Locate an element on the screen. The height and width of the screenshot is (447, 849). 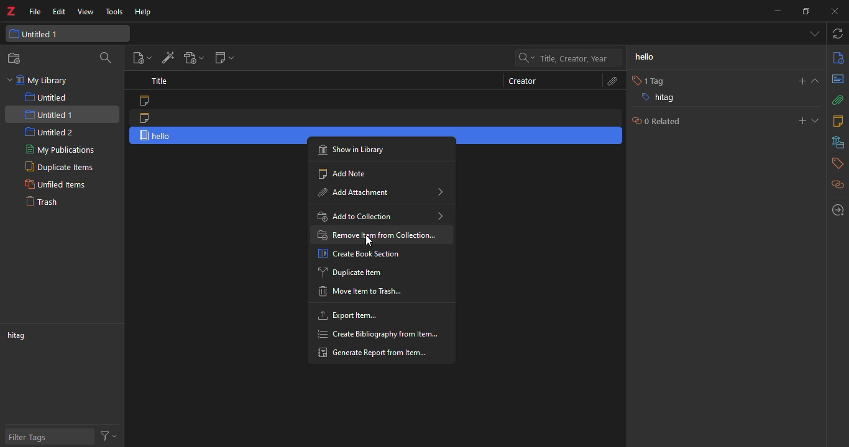
info is located at coordinates (835, 58).